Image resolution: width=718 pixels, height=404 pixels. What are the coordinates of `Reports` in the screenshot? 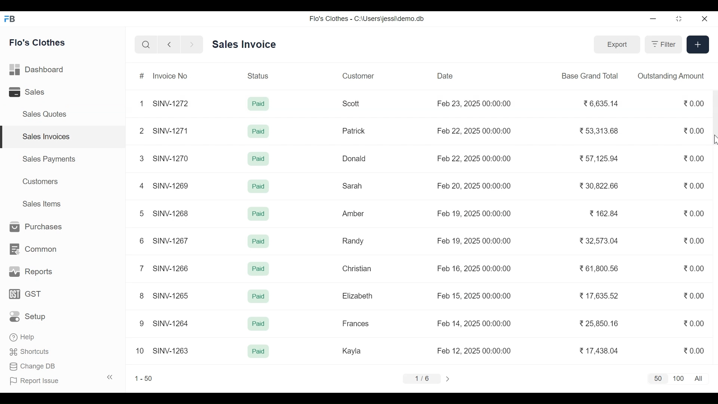 It's located at (29, 272).